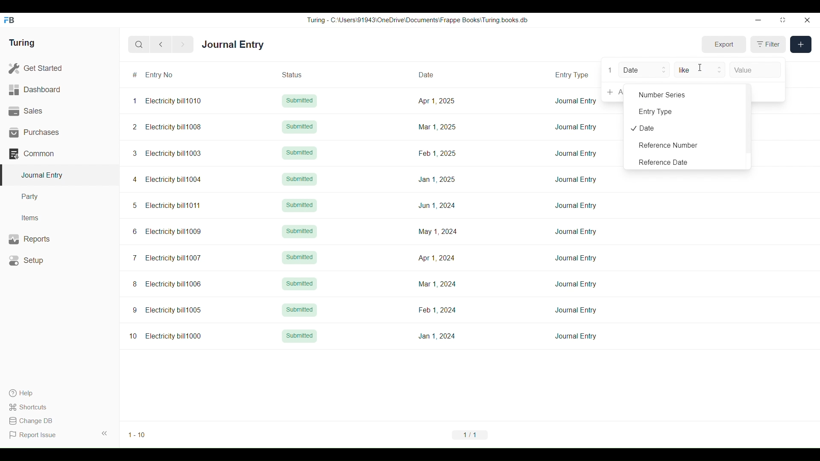 This screenshot has width=820, height=461. I want to click on Journal Entry, so click(576, 258).